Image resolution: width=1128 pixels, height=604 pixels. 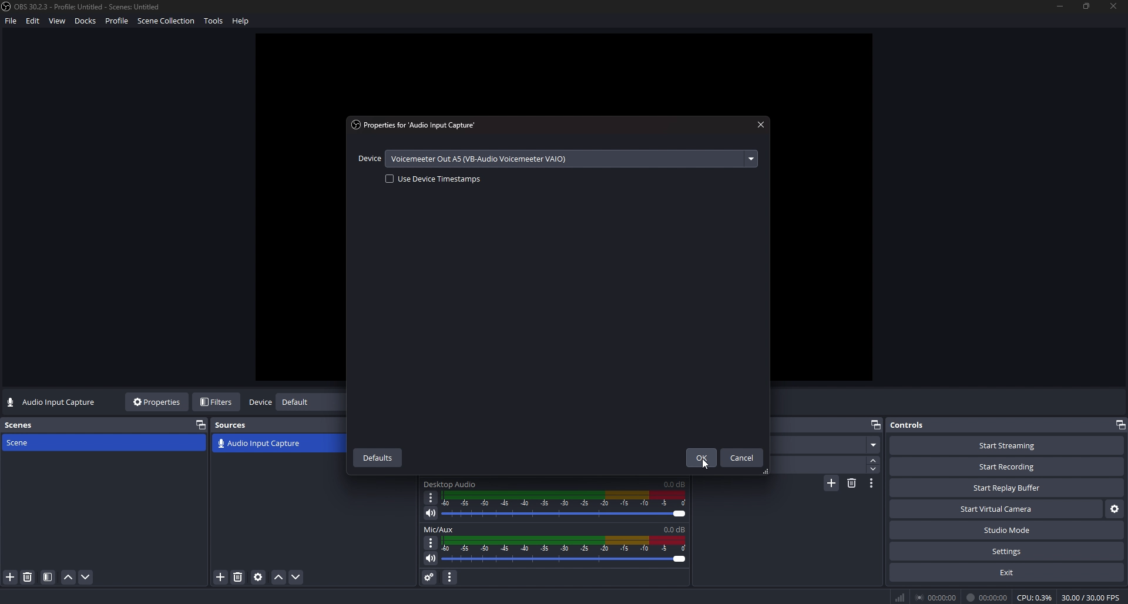 I want to click on device, so click(x=260, y=403).